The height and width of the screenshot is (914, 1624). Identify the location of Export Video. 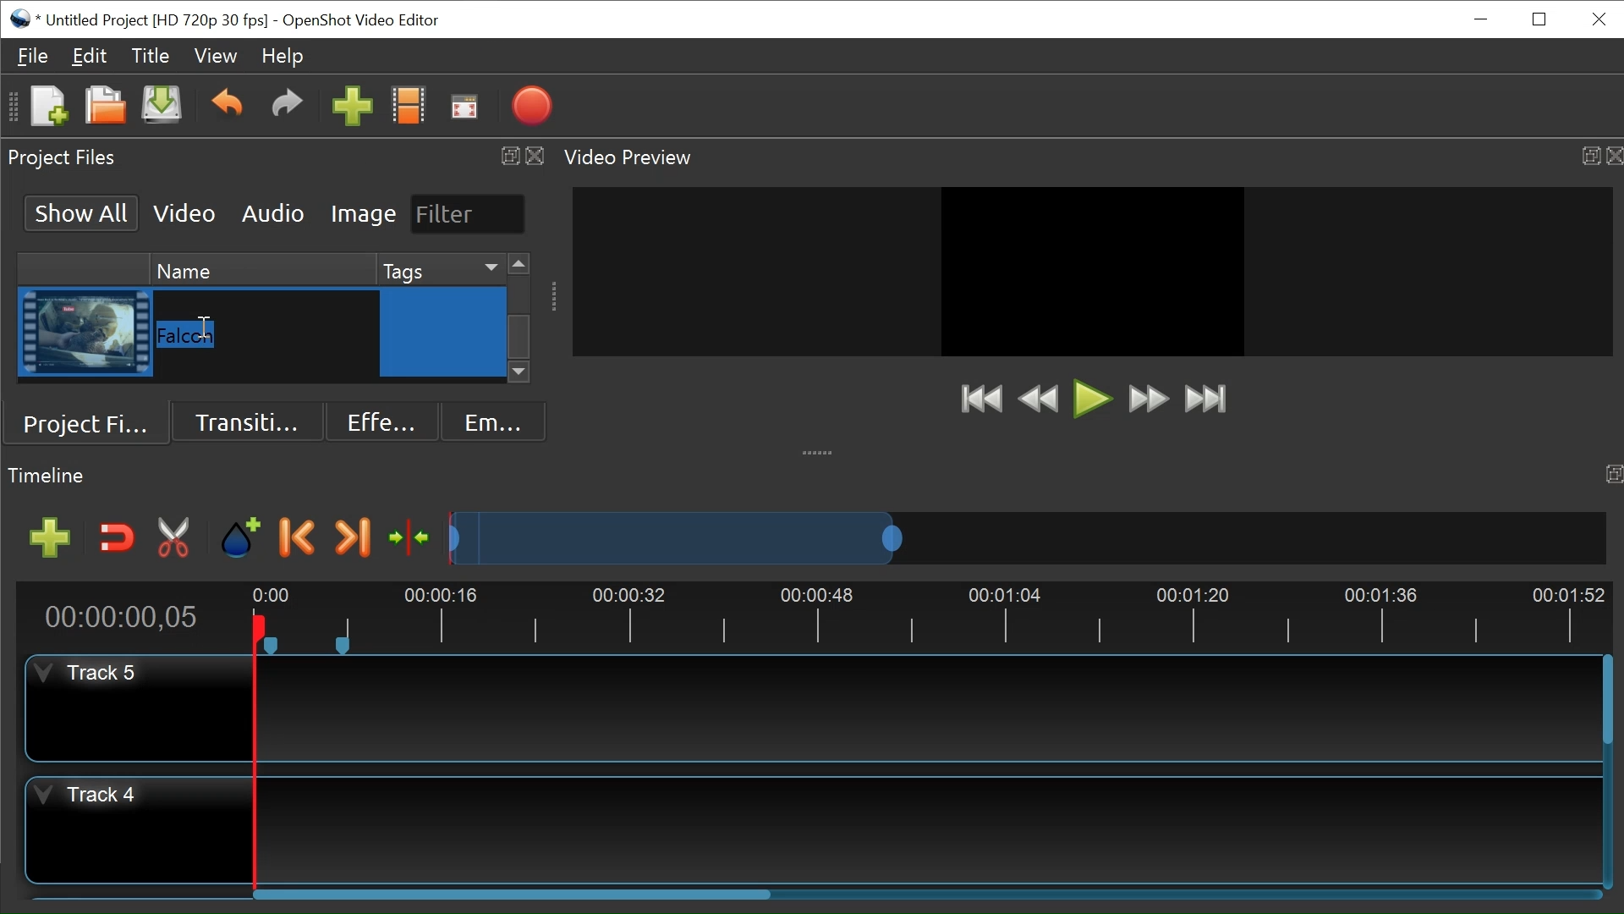
(531, 107).